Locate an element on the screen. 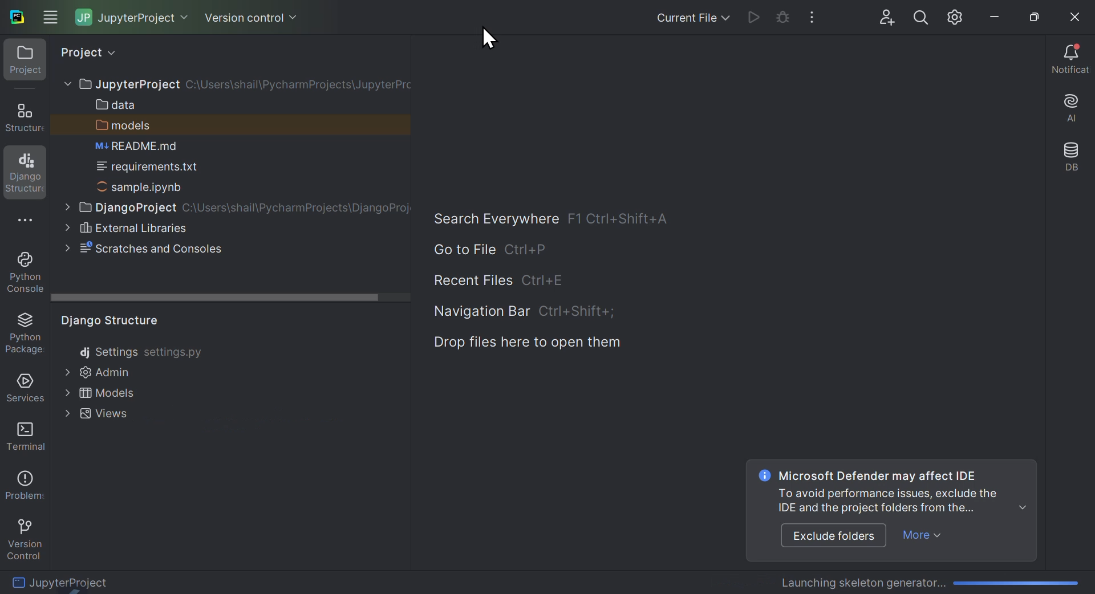  Readme.md is located at coordinates (132, 146).